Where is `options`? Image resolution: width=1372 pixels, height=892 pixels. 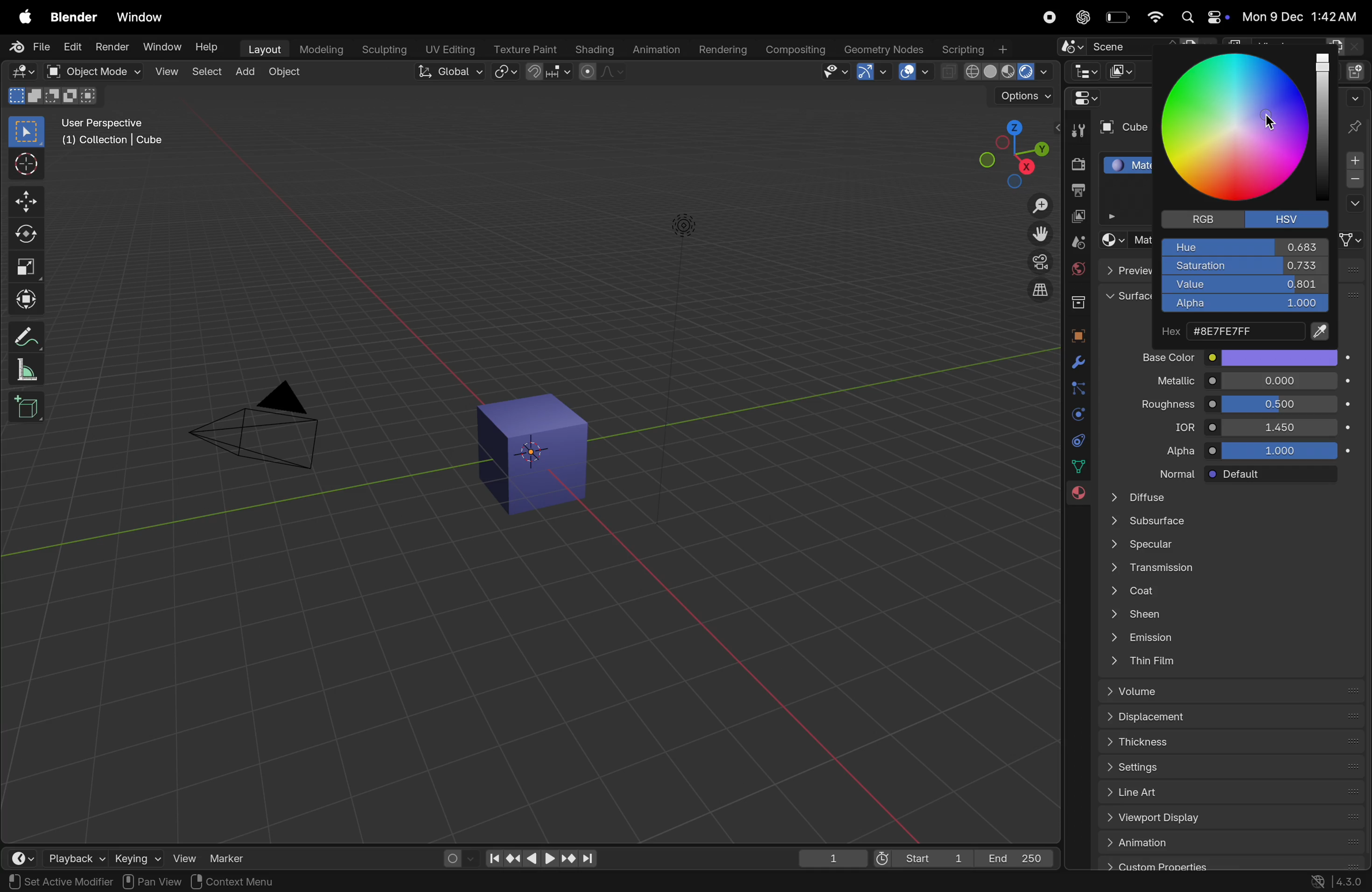 options is located at coordinates (1354, 205).